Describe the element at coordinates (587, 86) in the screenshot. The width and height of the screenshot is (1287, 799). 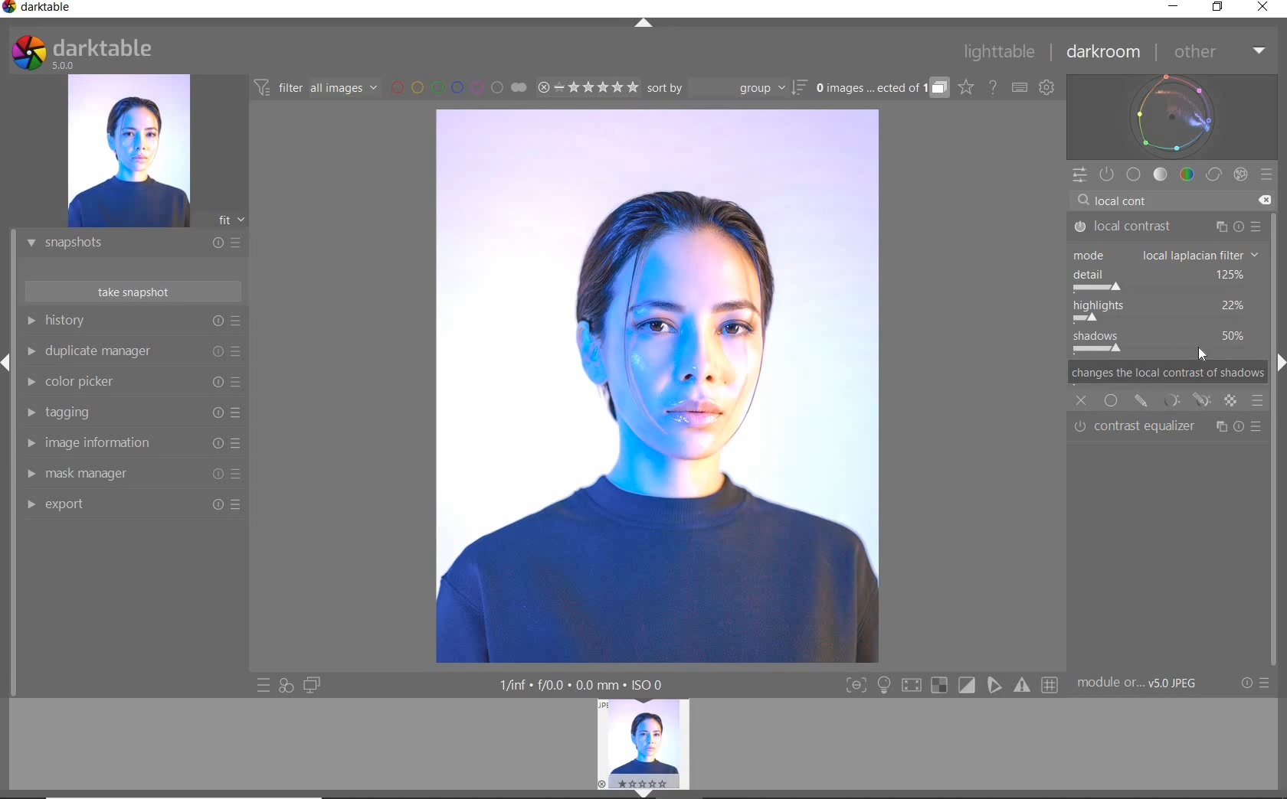
I see `RANGE RATING OF SELECTED IMAGES` at that location.